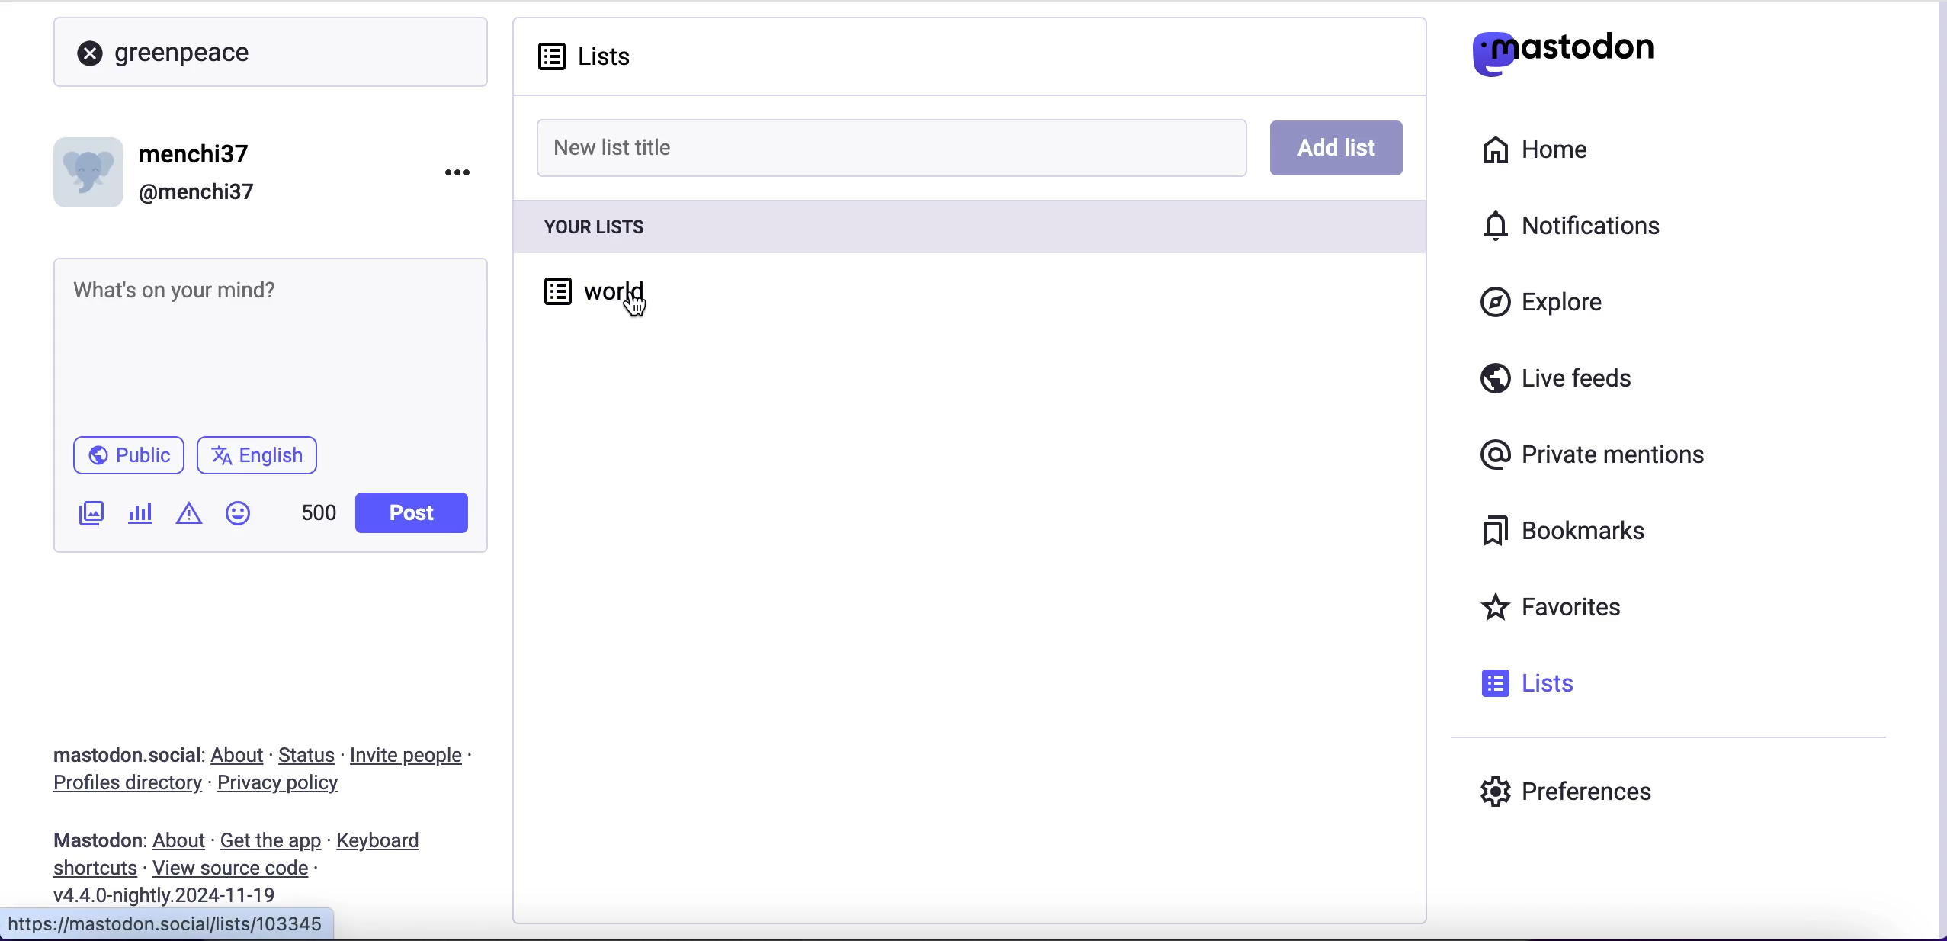  I want to click on add, so click(1335, 147).